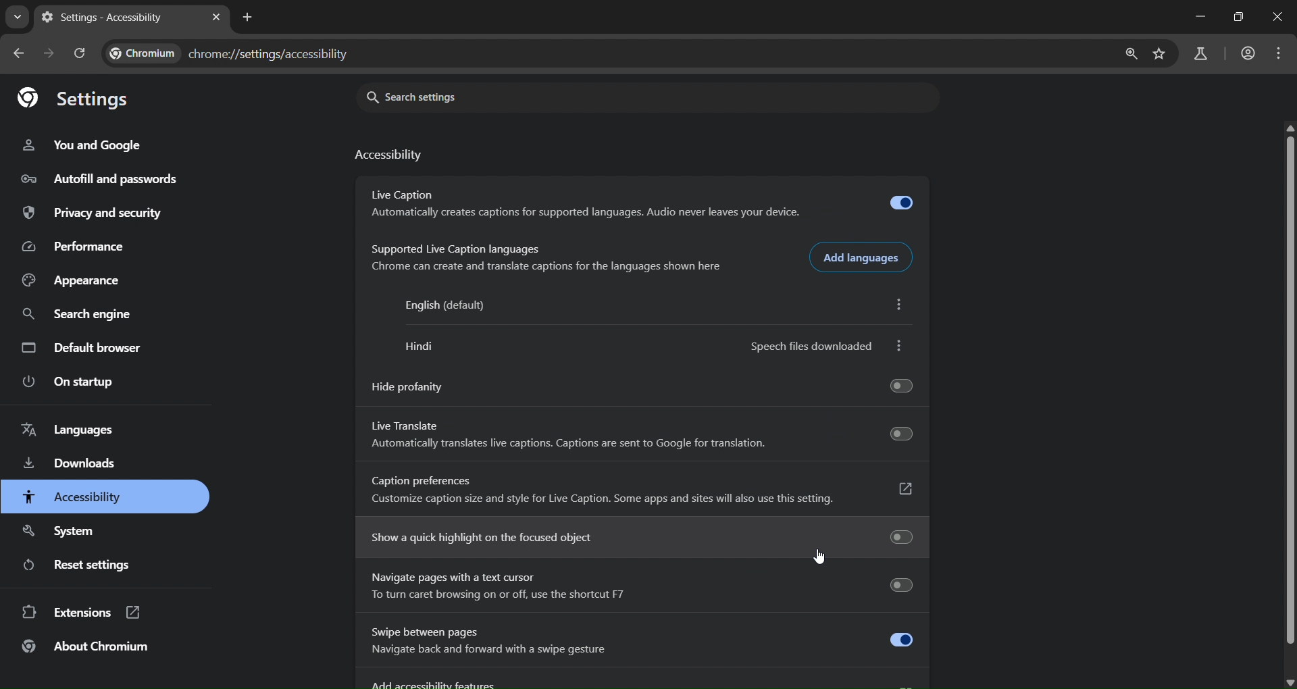 Image resolution: width=1297 pixels, height=689 pixels. Describe the element at coordinates (66, 430) in the screenshot. I see `languages` at that location.